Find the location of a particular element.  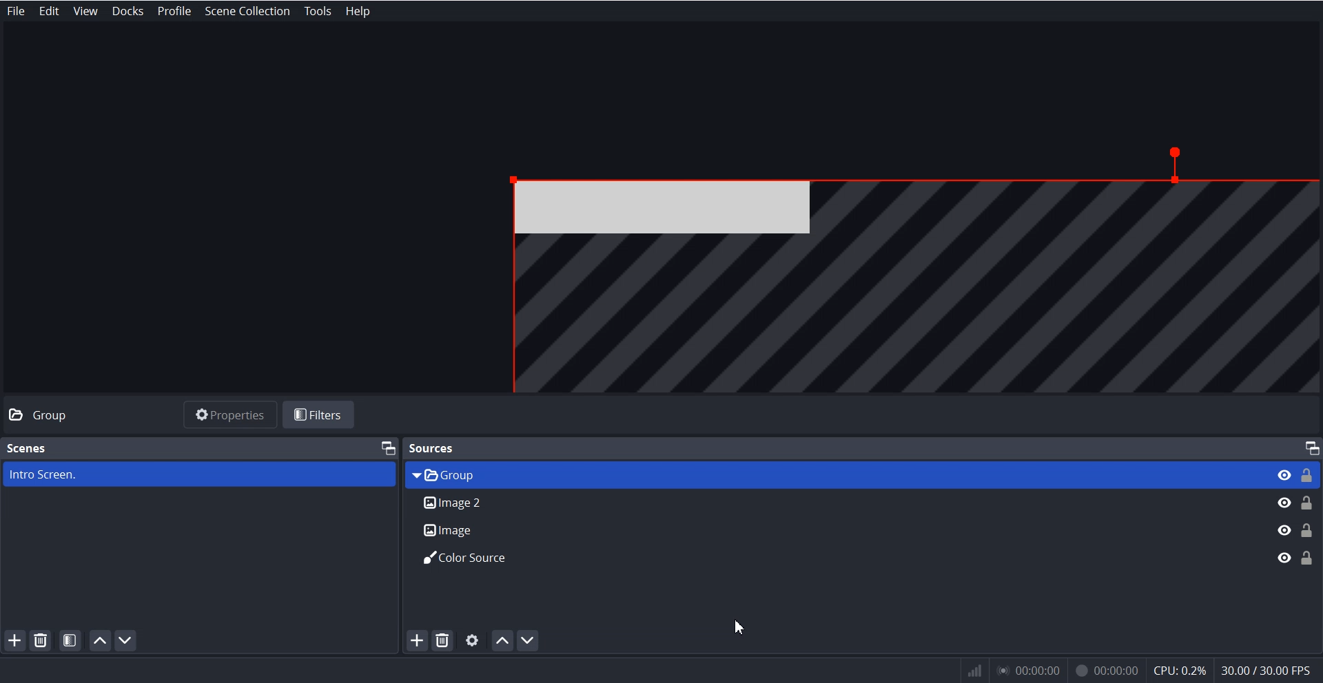

network is located at coordinates (972, 671).